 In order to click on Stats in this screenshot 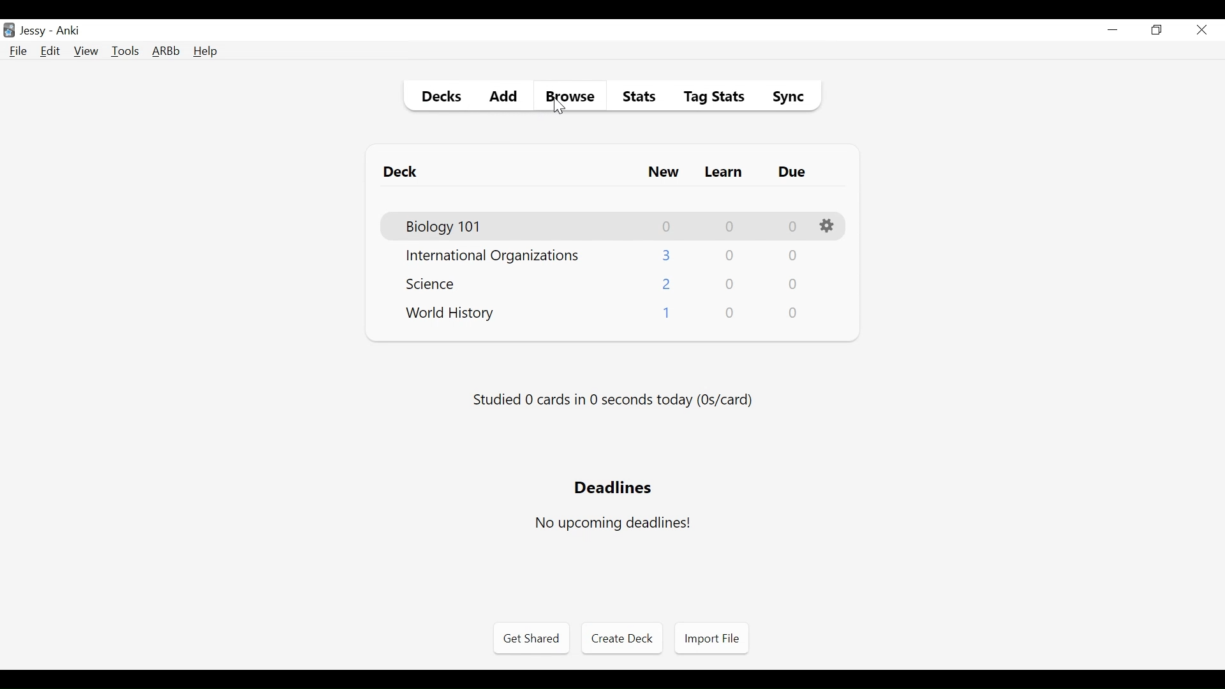, I will do `click(635, 97)`.